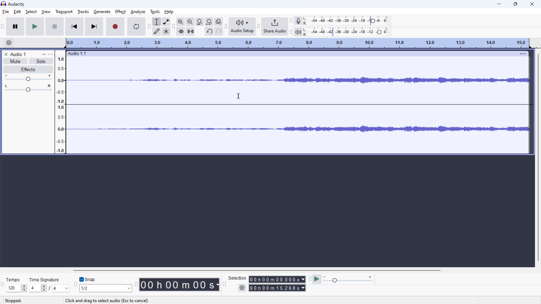 This screenshot has height=304, width=541. I want to click on playback meter, so click(300, 32).